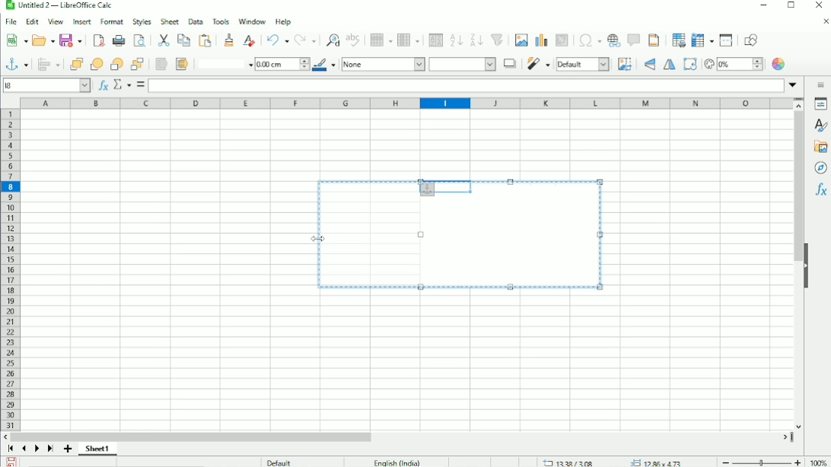 The image size is (831, 467). Describe the element at coordinates (47, 84) in the screenshot. I see `Current cell` at that location.